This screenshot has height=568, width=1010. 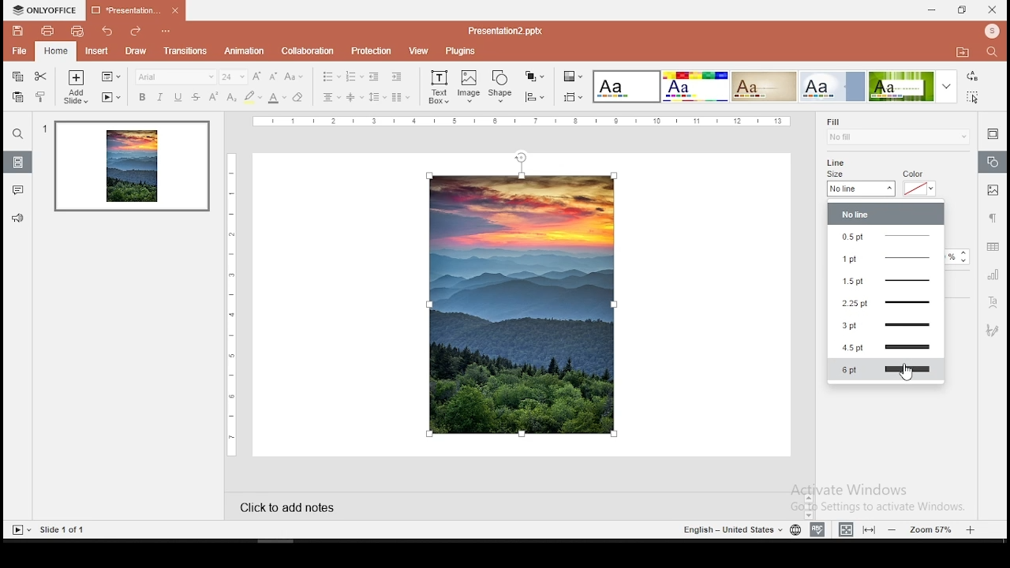 I want to click on decrease indent, so click(x=374, y=77).